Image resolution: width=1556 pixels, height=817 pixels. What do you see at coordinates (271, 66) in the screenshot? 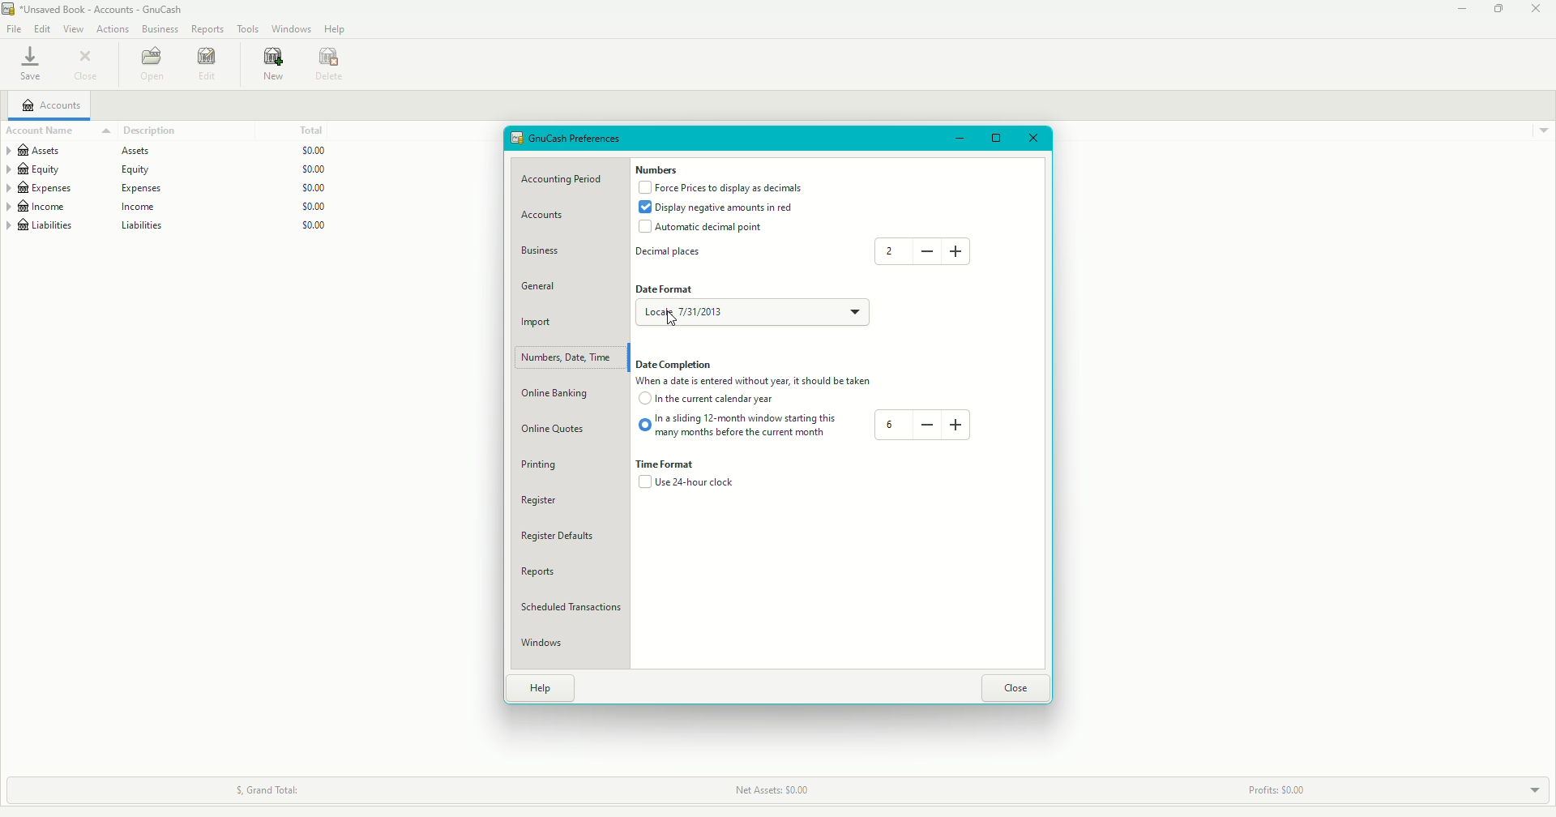
I see `New` at bounding box center [271, 66].